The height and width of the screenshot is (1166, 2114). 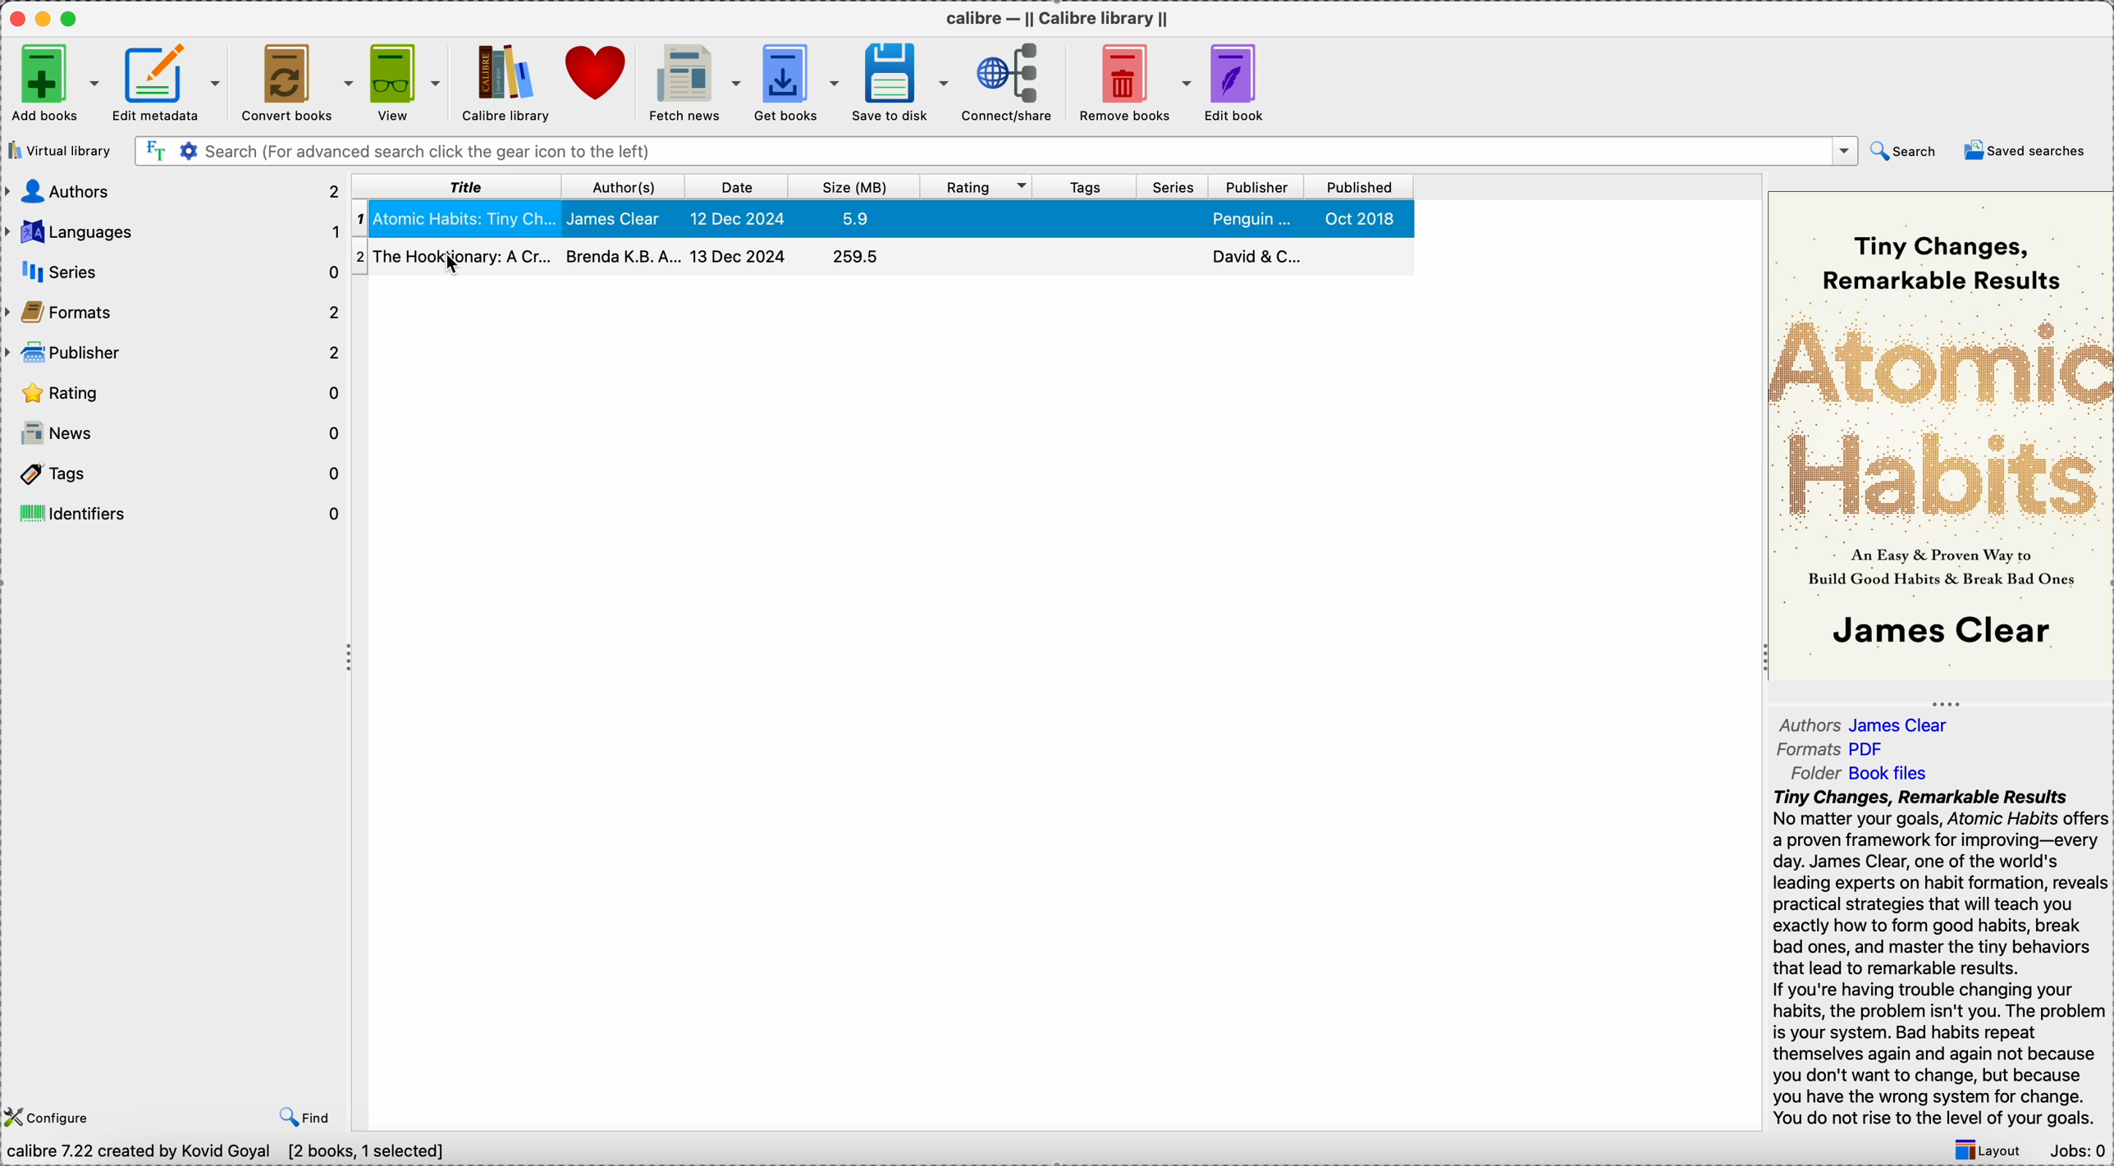 I want to click on size, so click(x=858, y=185).